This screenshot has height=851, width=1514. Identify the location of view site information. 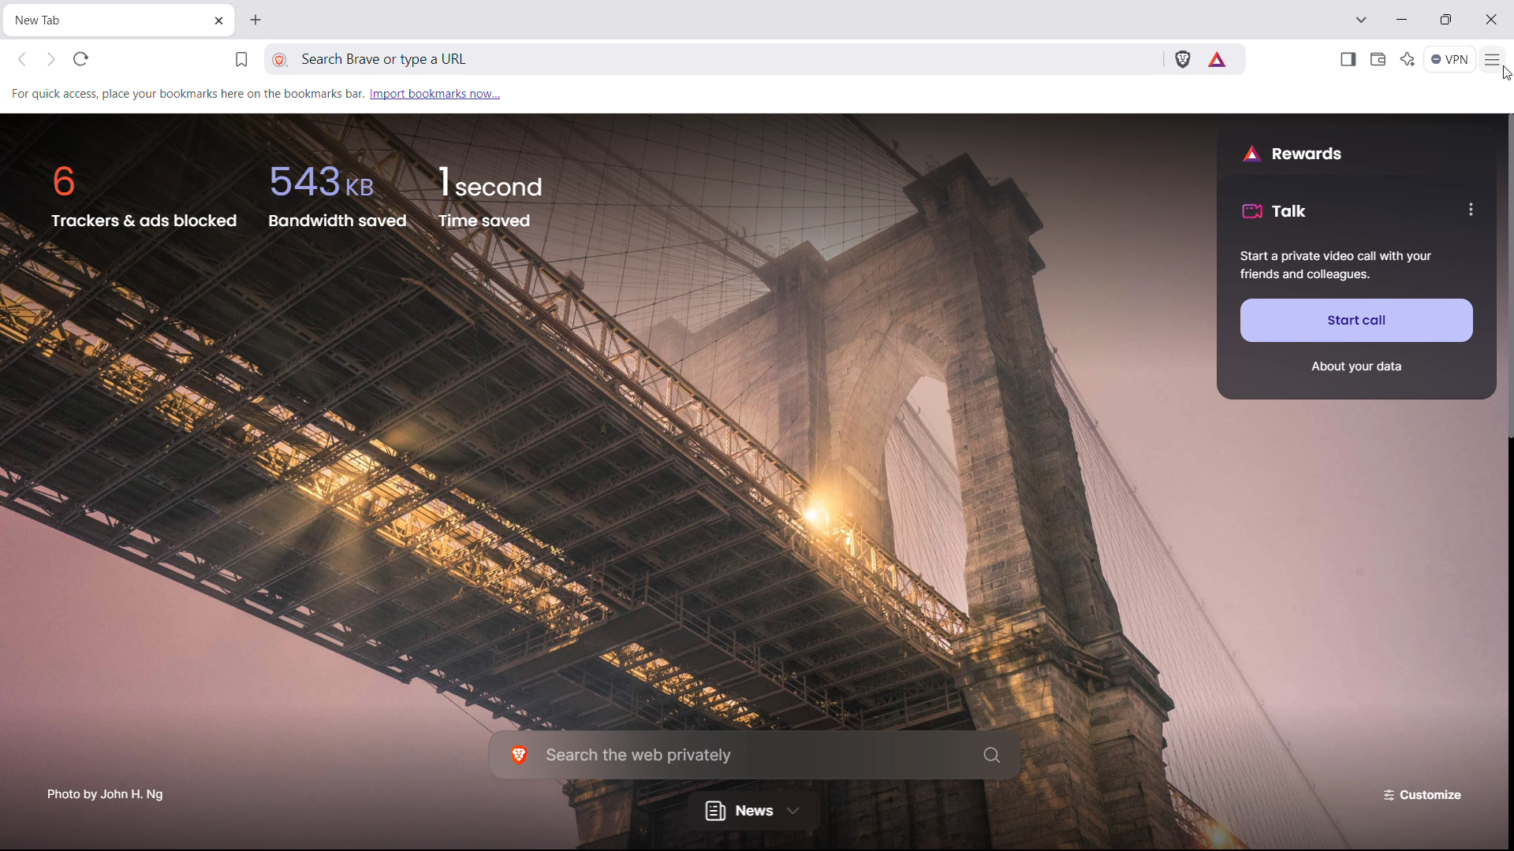
(280, 59).